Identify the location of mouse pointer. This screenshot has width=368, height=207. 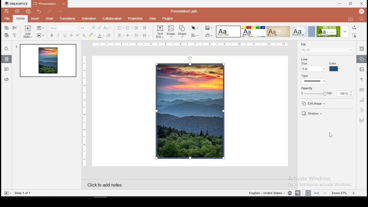
(330, 135).